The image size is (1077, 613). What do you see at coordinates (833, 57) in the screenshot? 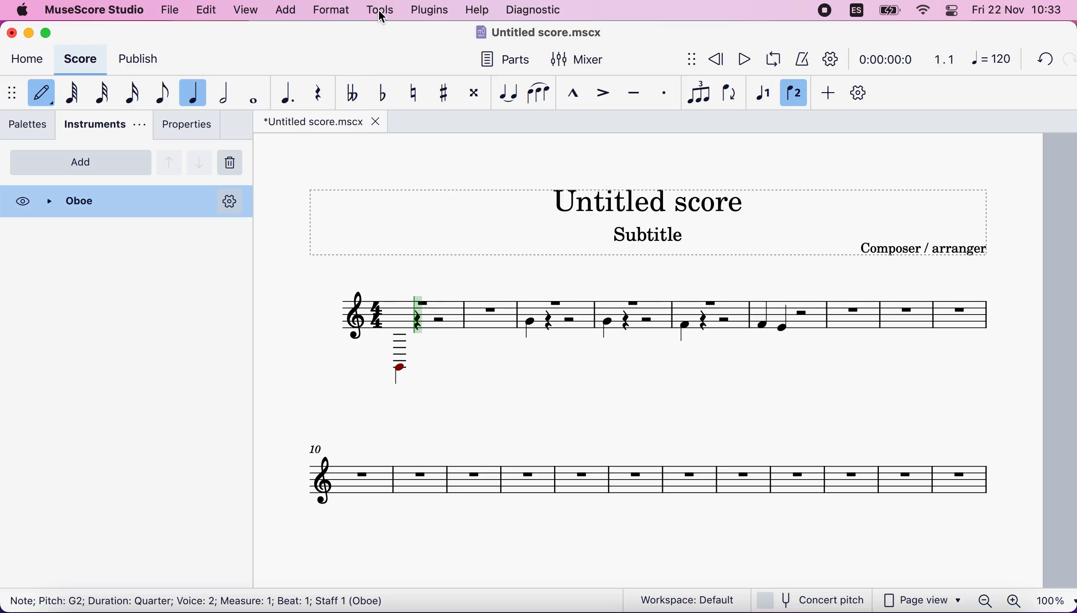
I see `playback tool` at bounding box center [833, 57].